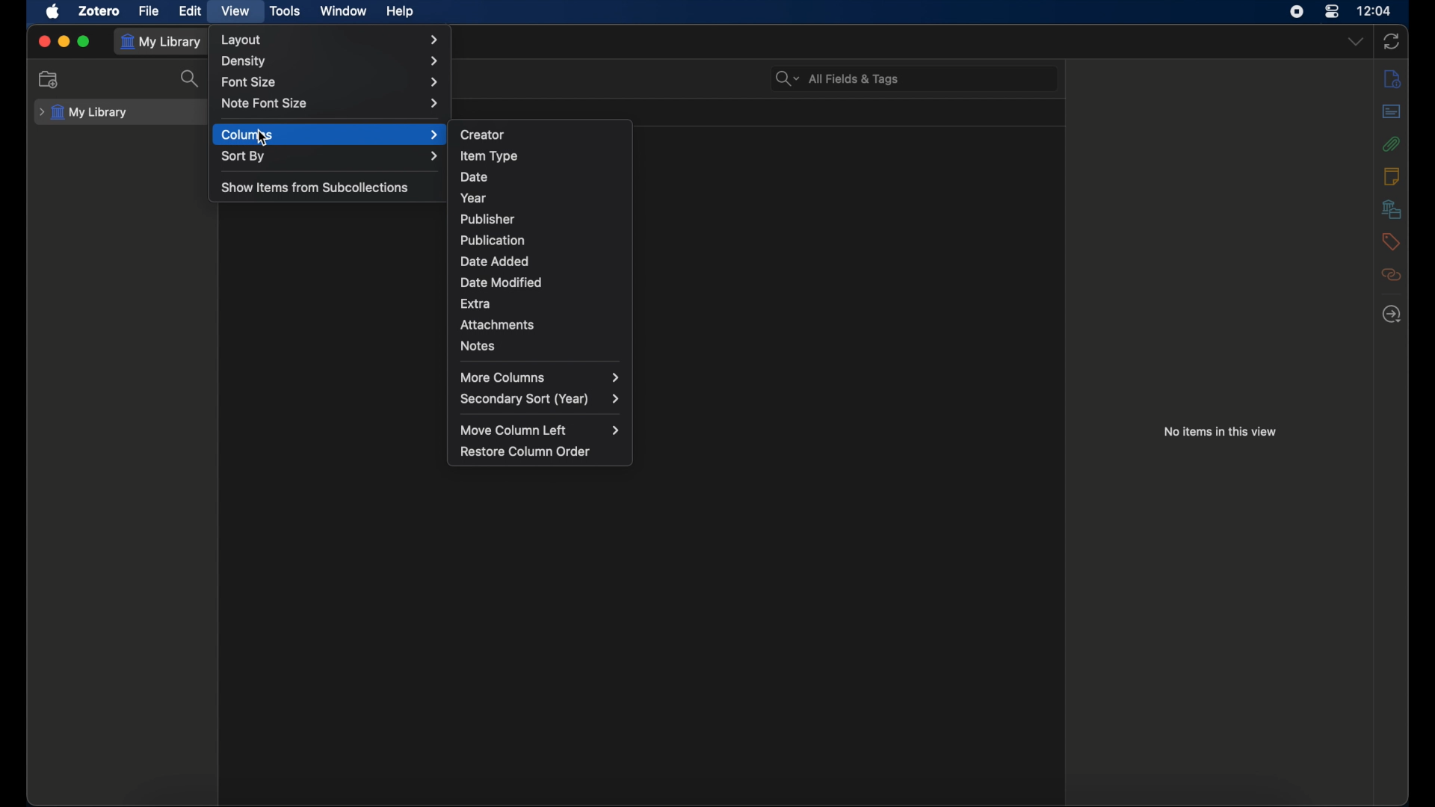 This screenshot has width=1435, height=807. What do you see at coordinates (474, 199) in the screenshot?
I see `year` at bounding box center [474, 199].